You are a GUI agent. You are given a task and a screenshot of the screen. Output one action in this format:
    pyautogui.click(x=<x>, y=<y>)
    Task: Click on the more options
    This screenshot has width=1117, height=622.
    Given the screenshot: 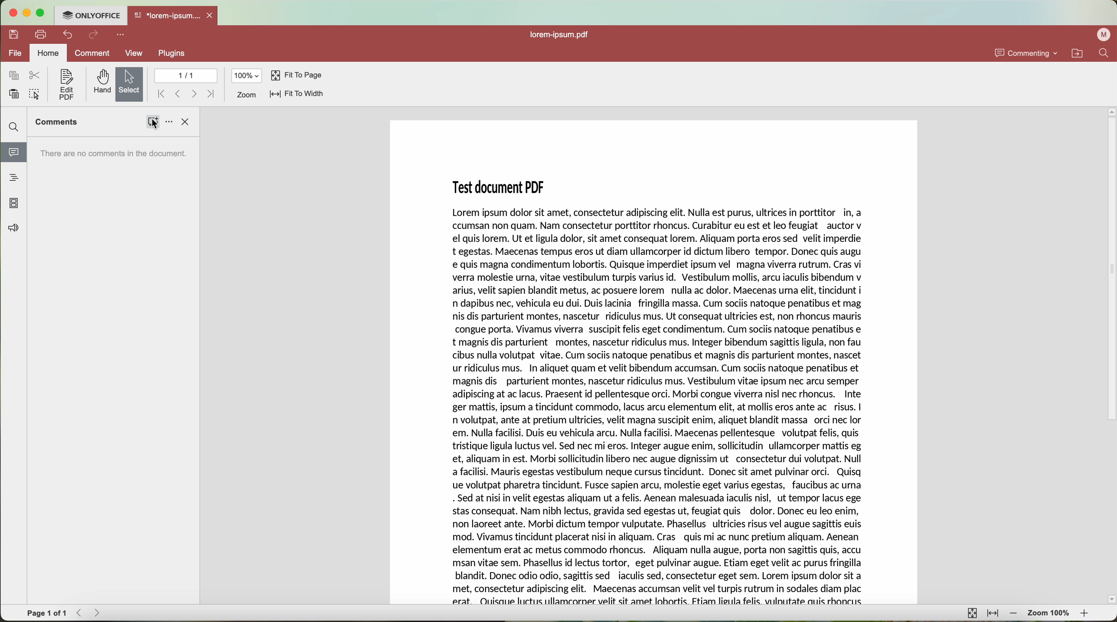 What is the action you would take?
    pyautogui.click(x=121, y=35)
    